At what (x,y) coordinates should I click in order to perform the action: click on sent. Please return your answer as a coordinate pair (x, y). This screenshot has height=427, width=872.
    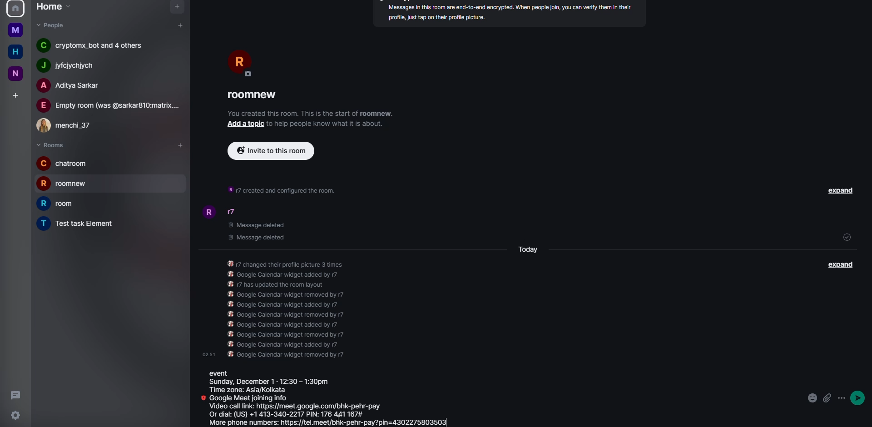
    Looking at the image, I should click on (846, 237).